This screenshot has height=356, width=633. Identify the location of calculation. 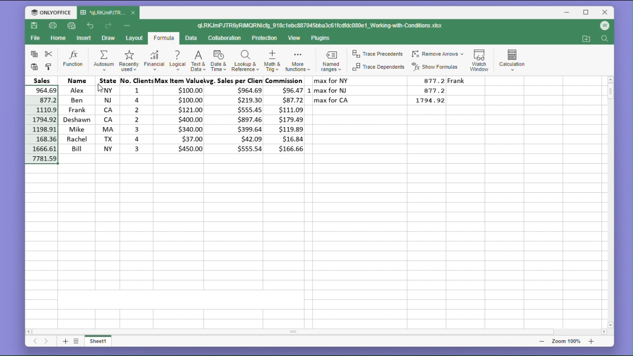
(515, 58).